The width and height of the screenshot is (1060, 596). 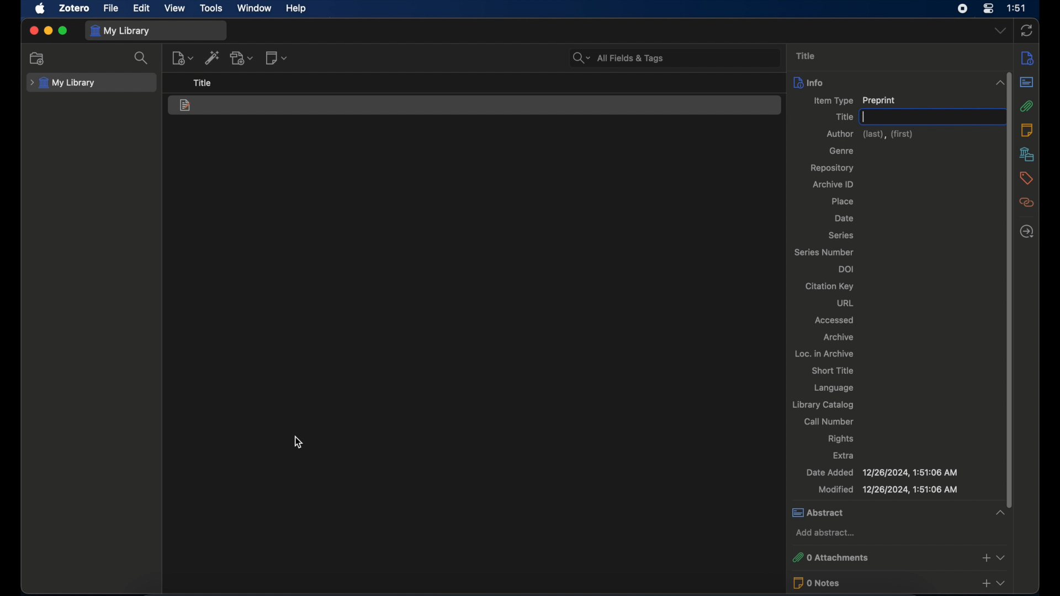 I want to click on cursor, so click(x=298, y=441).